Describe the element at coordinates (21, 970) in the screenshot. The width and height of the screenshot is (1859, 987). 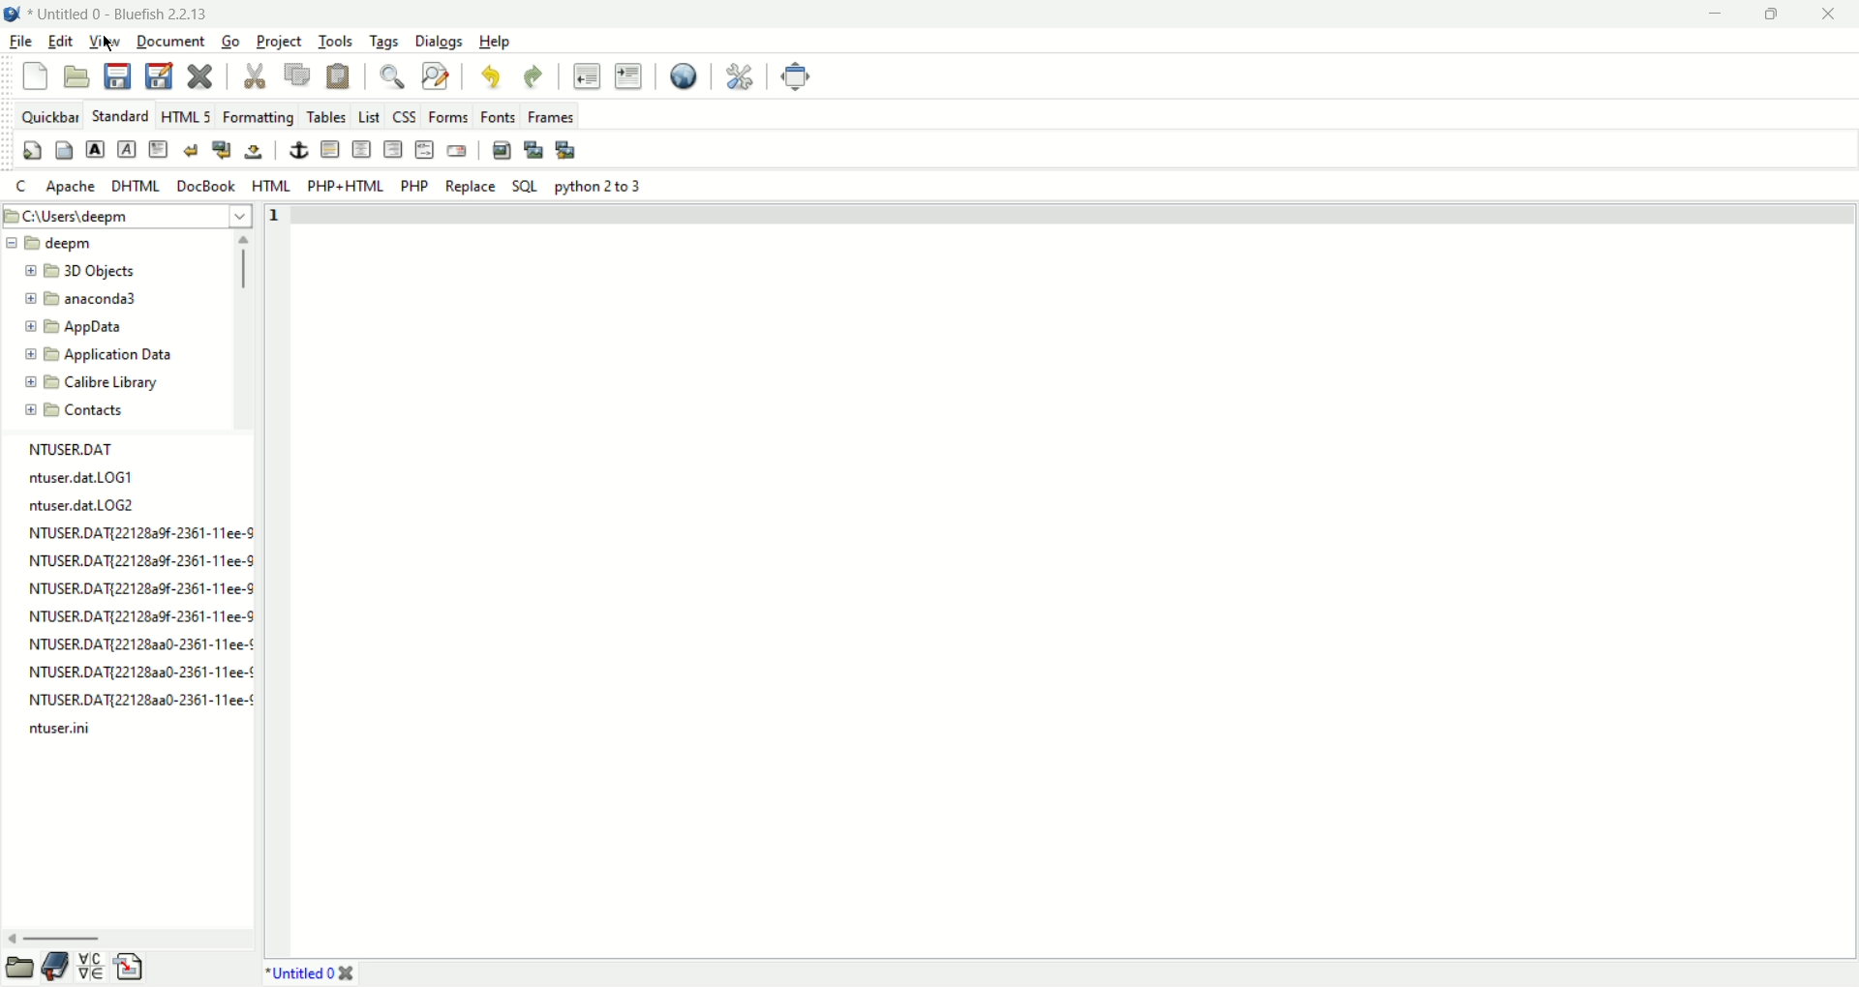
I see `file browser` at that location.